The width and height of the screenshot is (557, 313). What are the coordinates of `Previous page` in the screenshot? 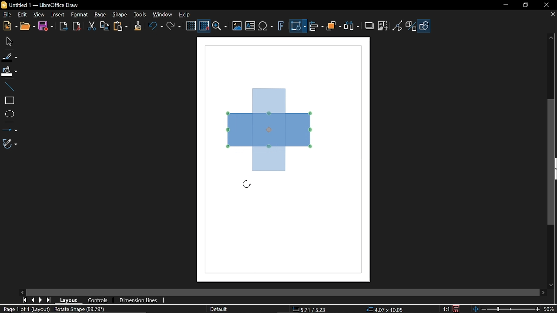 It's located at (32, 300).